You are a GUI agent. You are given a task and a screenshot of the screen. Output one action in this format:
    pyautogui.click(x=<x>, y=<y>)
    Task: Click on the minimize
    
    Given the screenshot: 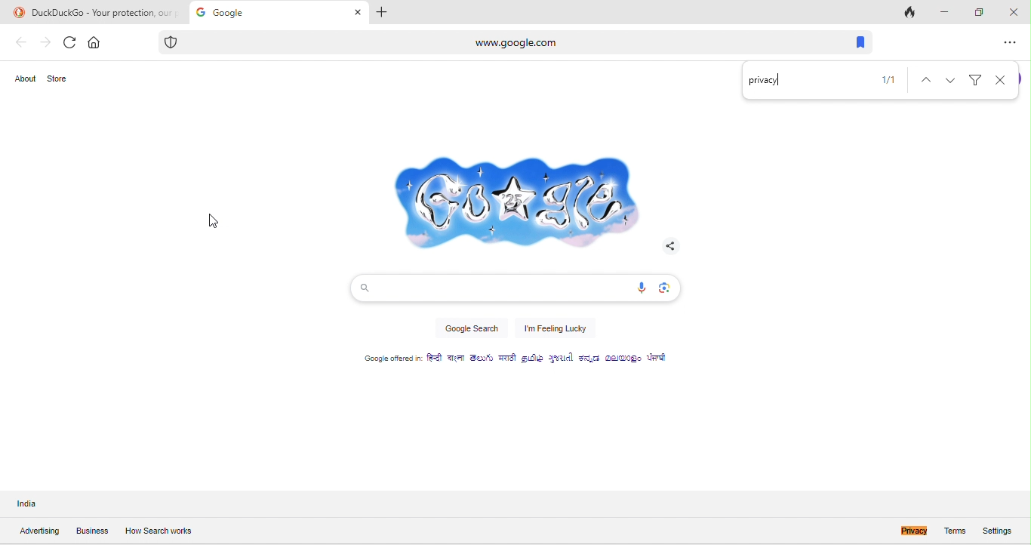 What is the action you would take?
    pyautogui.click(x=942, y=12)
    